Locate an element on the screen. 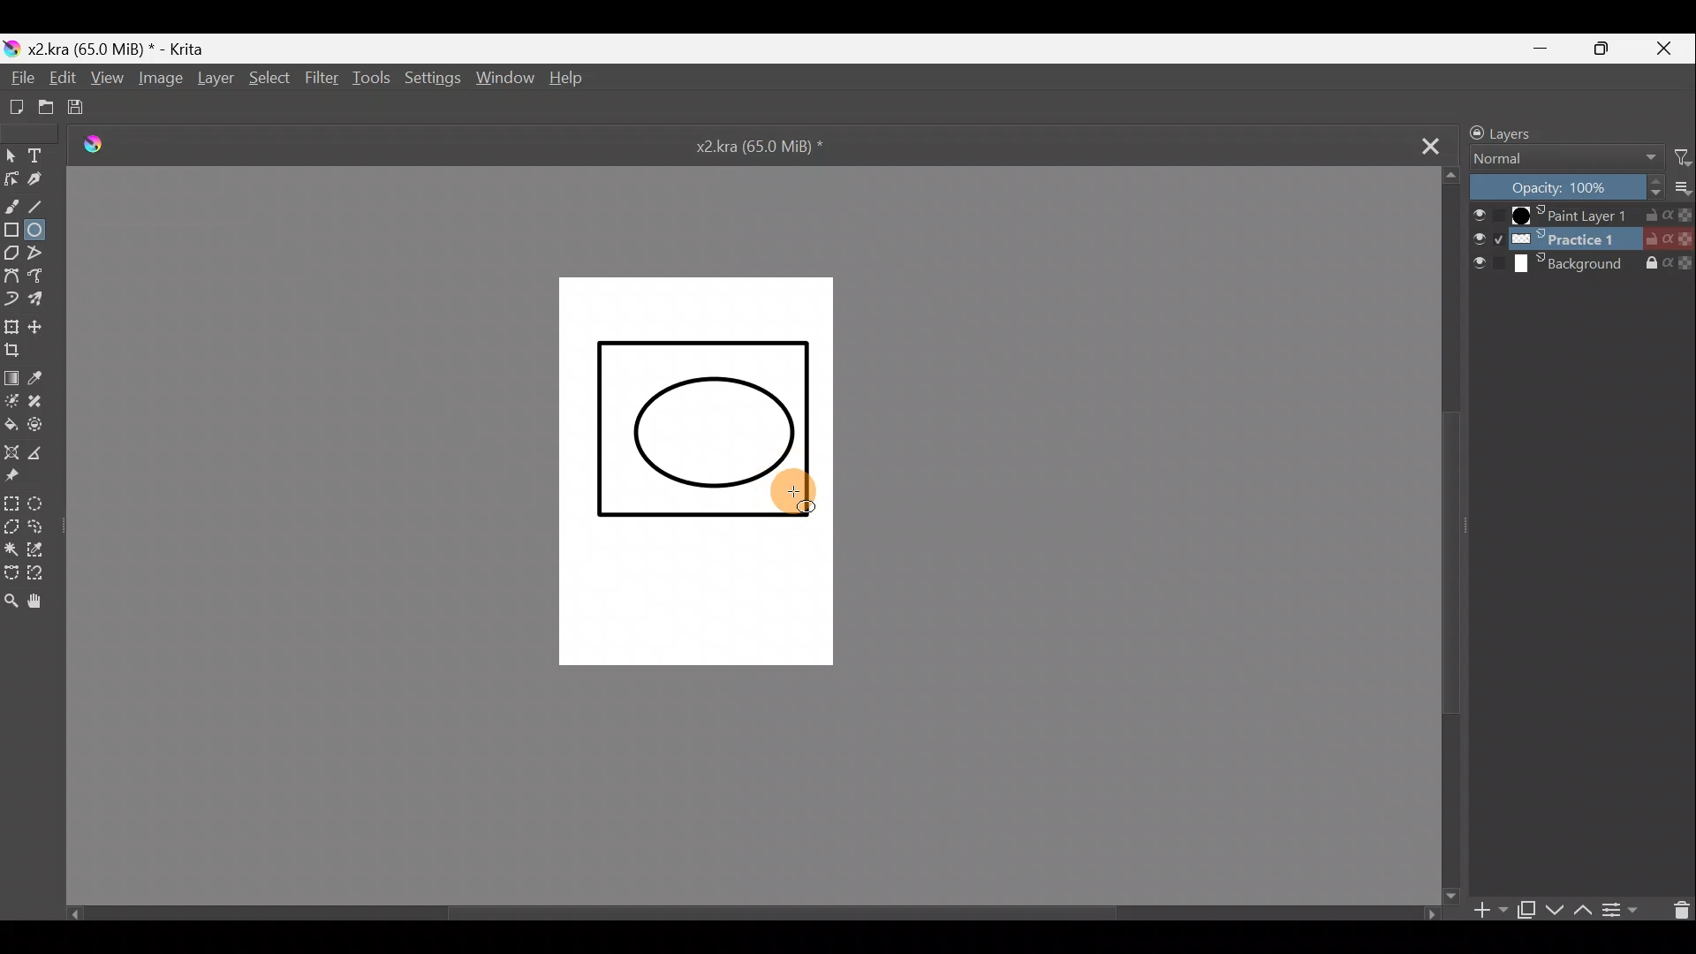 This screenshot has width=1696, height=954. Paint Layer 1 is located at coordinates (1582, 214).